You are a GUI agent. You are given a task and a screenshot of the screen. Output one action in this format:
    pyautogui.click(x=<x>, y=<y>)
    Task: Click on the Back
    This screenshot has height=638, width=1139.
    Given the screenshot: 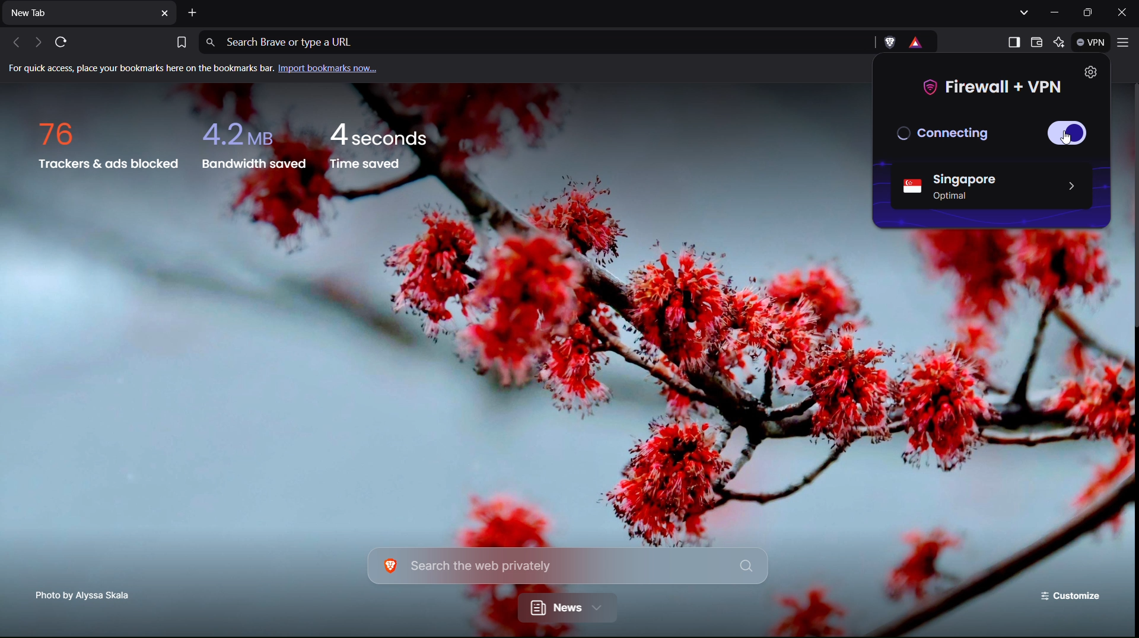 What is the action you would take?
    pyautogui.click(x=14, y=43)
    